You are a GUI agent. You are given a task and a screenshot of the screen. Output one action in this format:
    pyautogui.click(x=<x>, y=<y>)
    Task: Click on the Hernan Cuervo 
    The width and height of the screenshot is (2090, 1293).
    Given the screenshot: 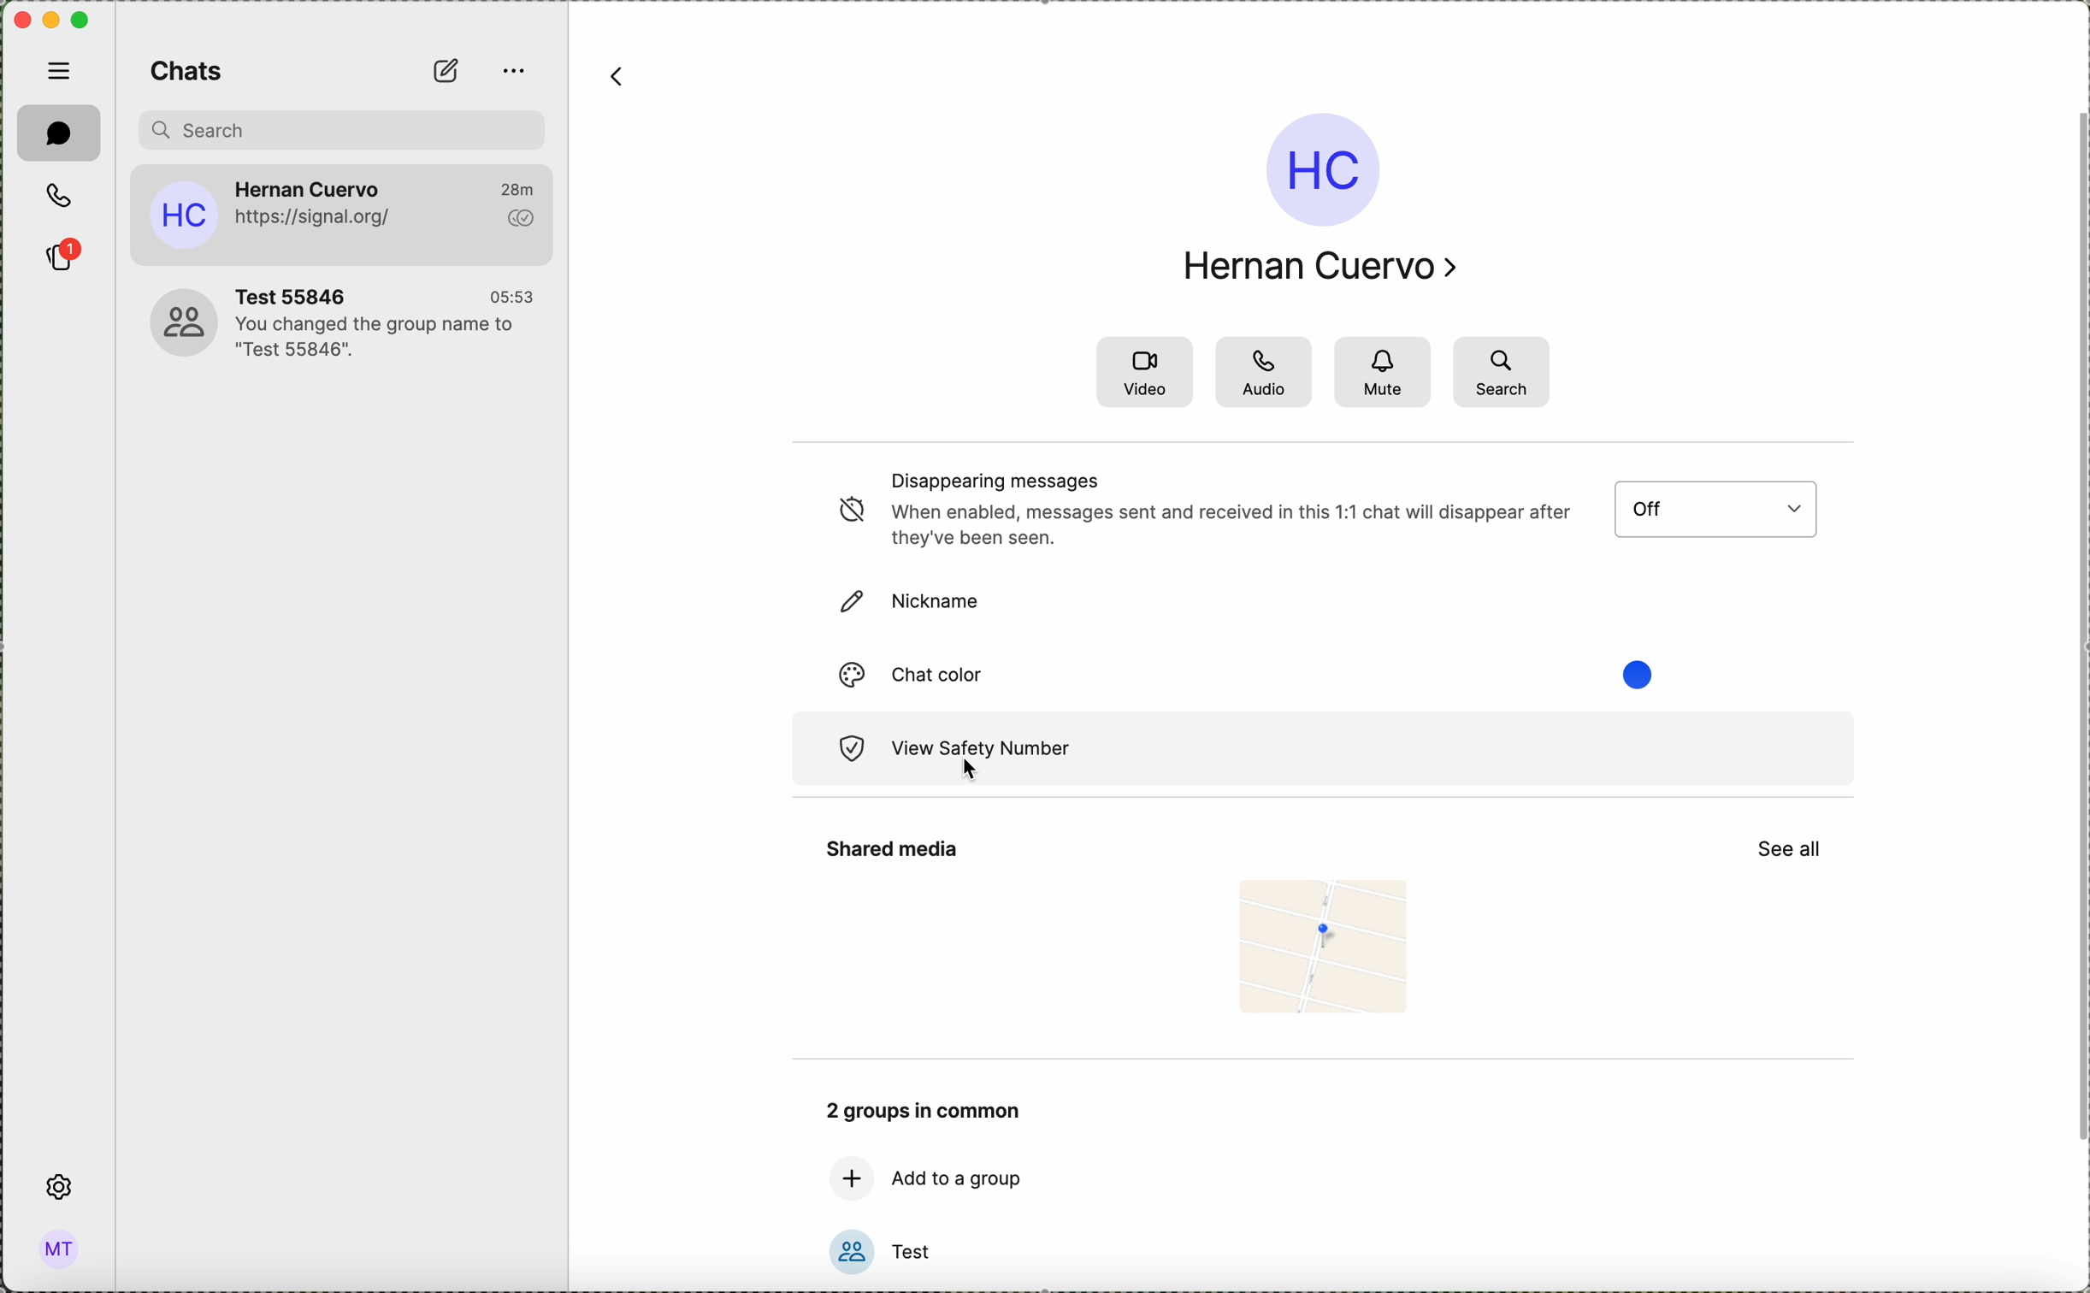 What is the action you would take?
    pyautogui.click(x=310, y=183)
    